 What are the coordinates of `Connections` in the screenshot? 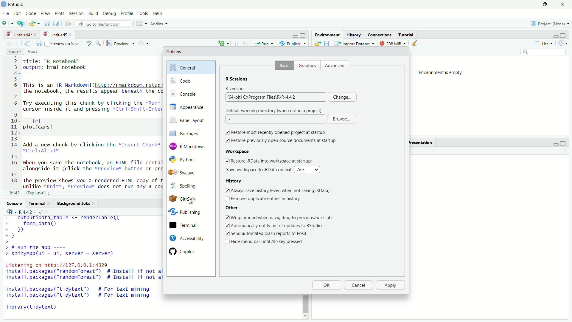 It's located at (380, 35).